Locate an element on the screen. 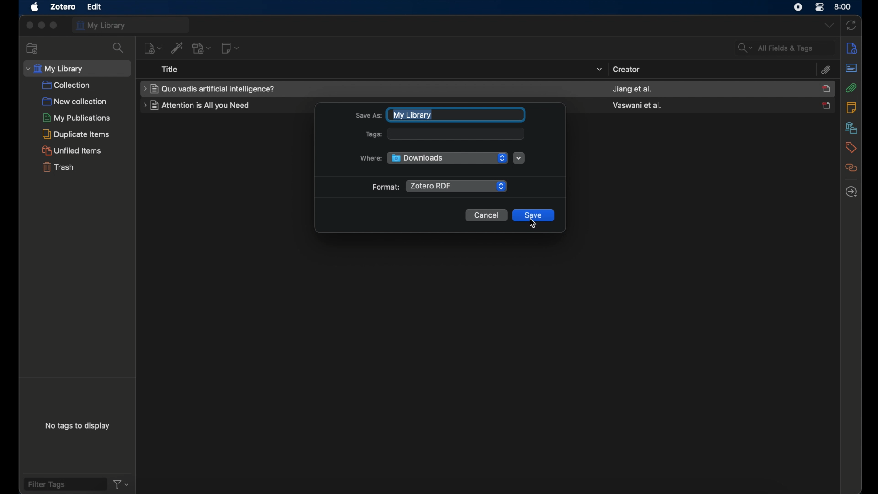 The image size is (878, 494). search is located at coordinates (118, 48).